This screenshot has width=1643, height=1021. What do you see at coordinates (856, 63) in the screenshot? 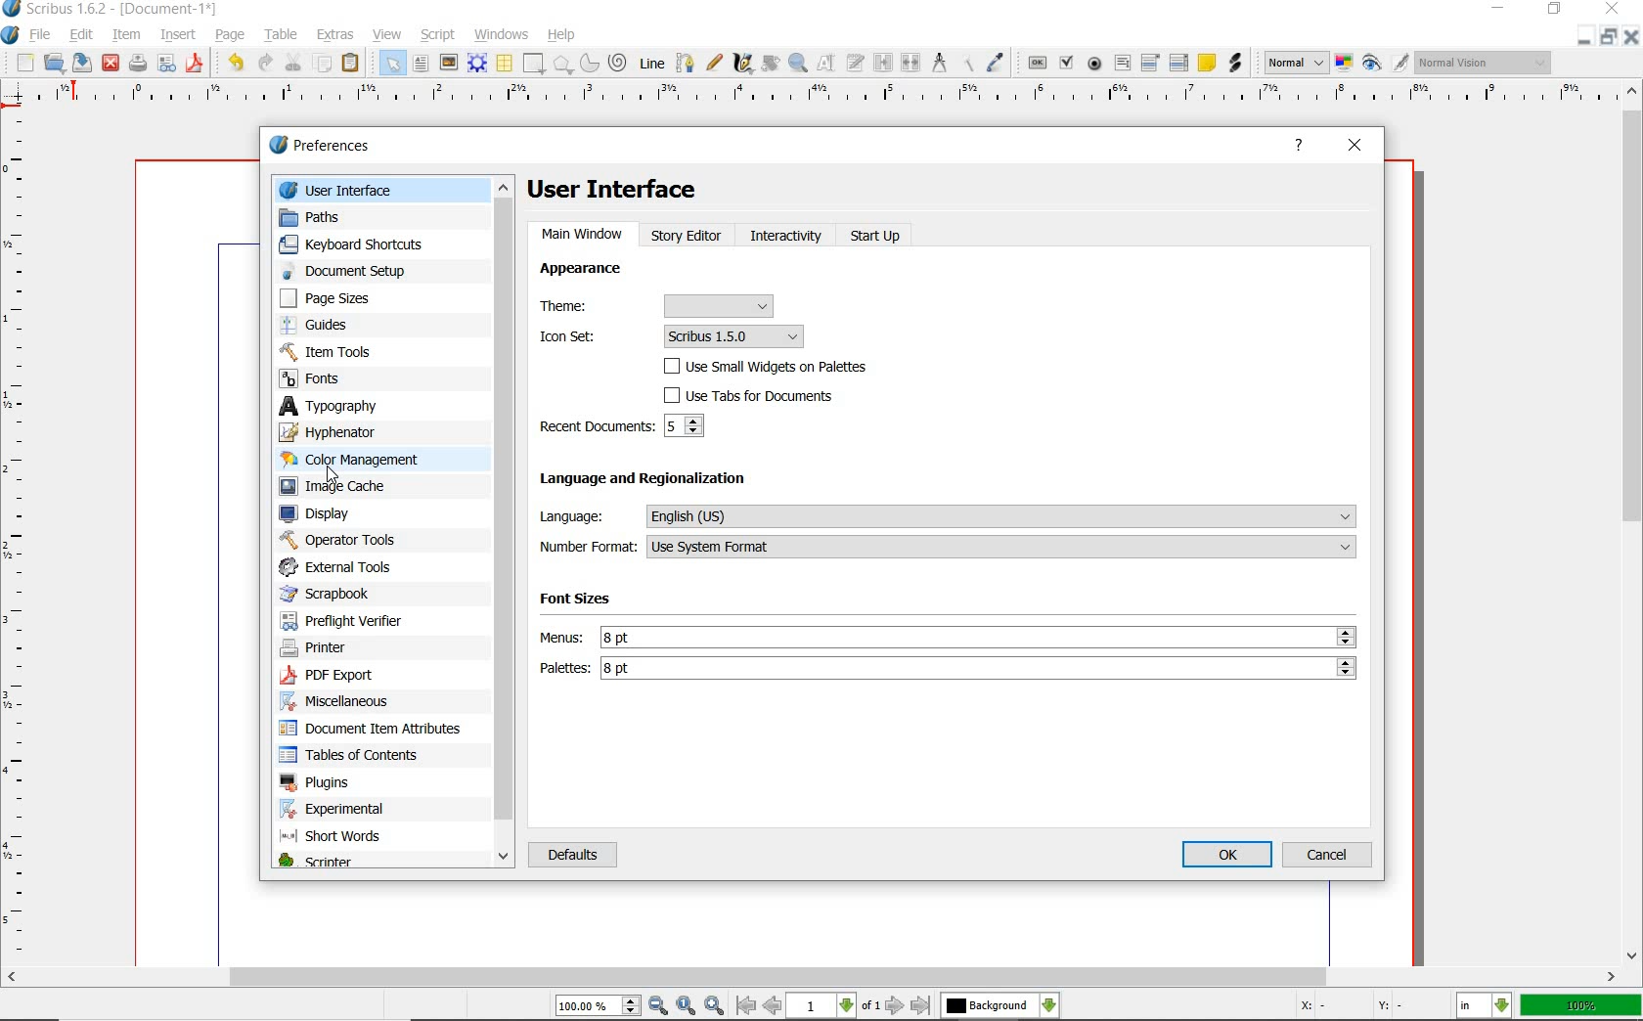
I see `edit text with story editor` at bounding box center [856, 63].